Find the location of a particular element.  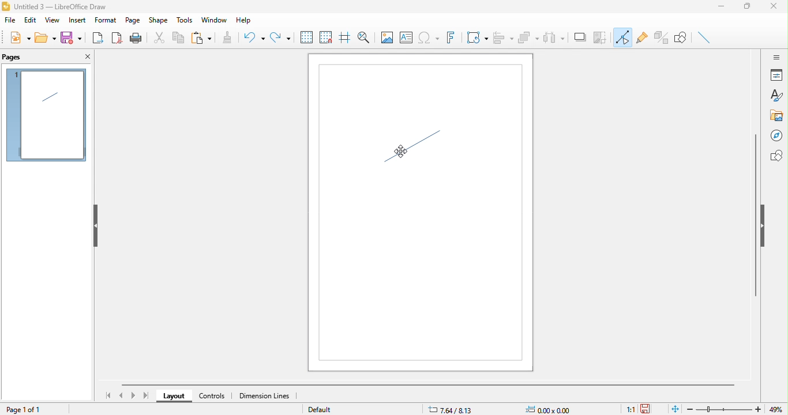

minimize is located at coordinates (724, 8).